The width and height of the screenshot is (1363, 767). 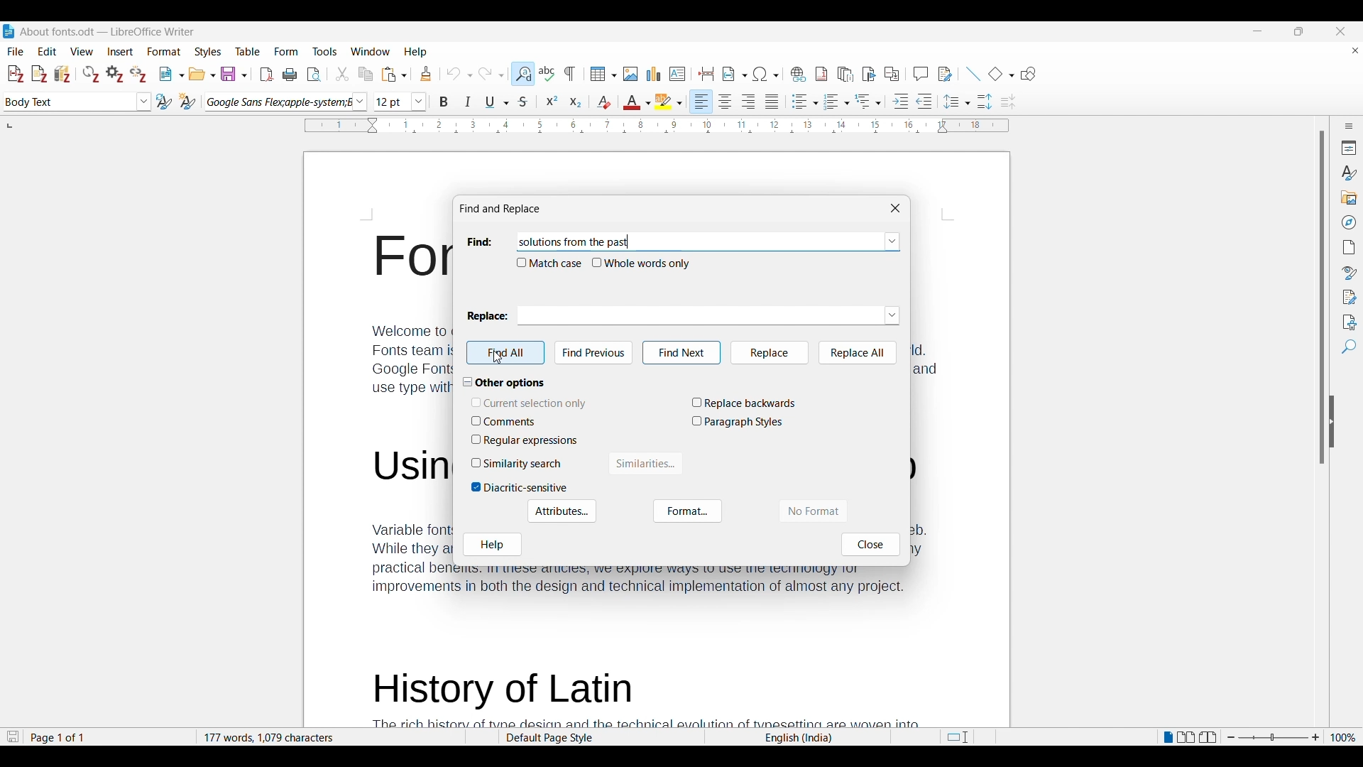 What do you see at coordinates (1029, 74) in the screenshot?
I see `Show draw functions` at bounding box center [1029, 74].